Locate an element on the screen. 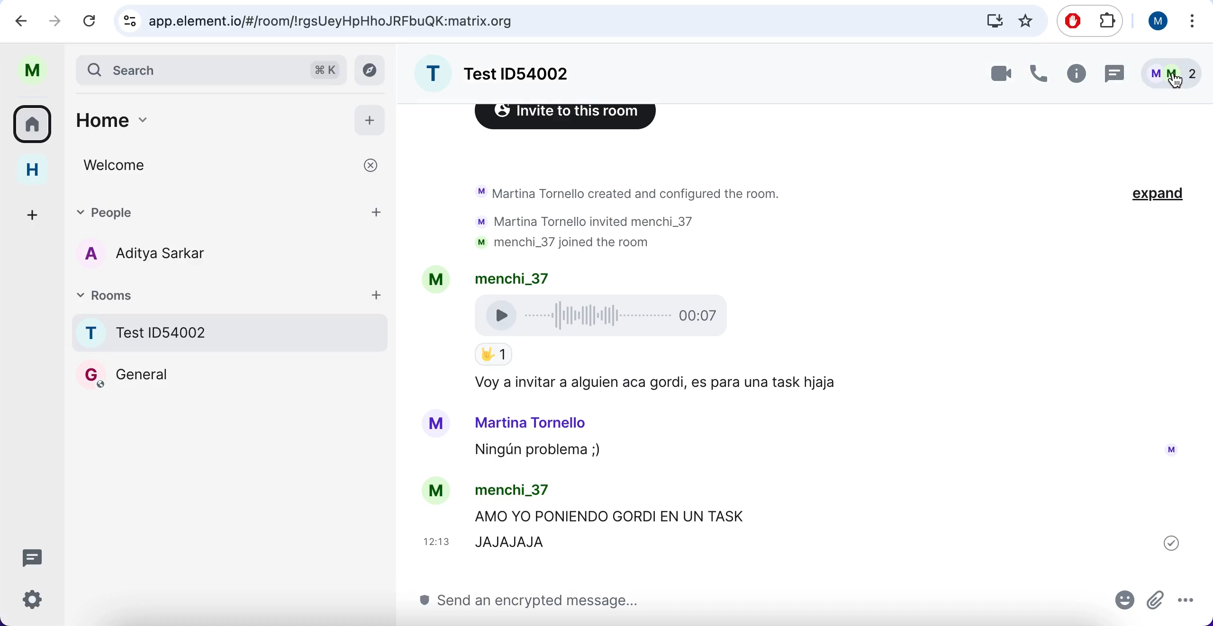  menchi_37 is located at coordinates (516, 278).